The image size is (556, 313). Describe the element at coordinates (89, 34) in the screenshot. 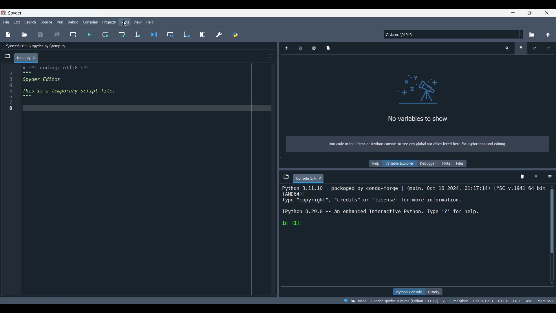

I see `Run file` at that location.